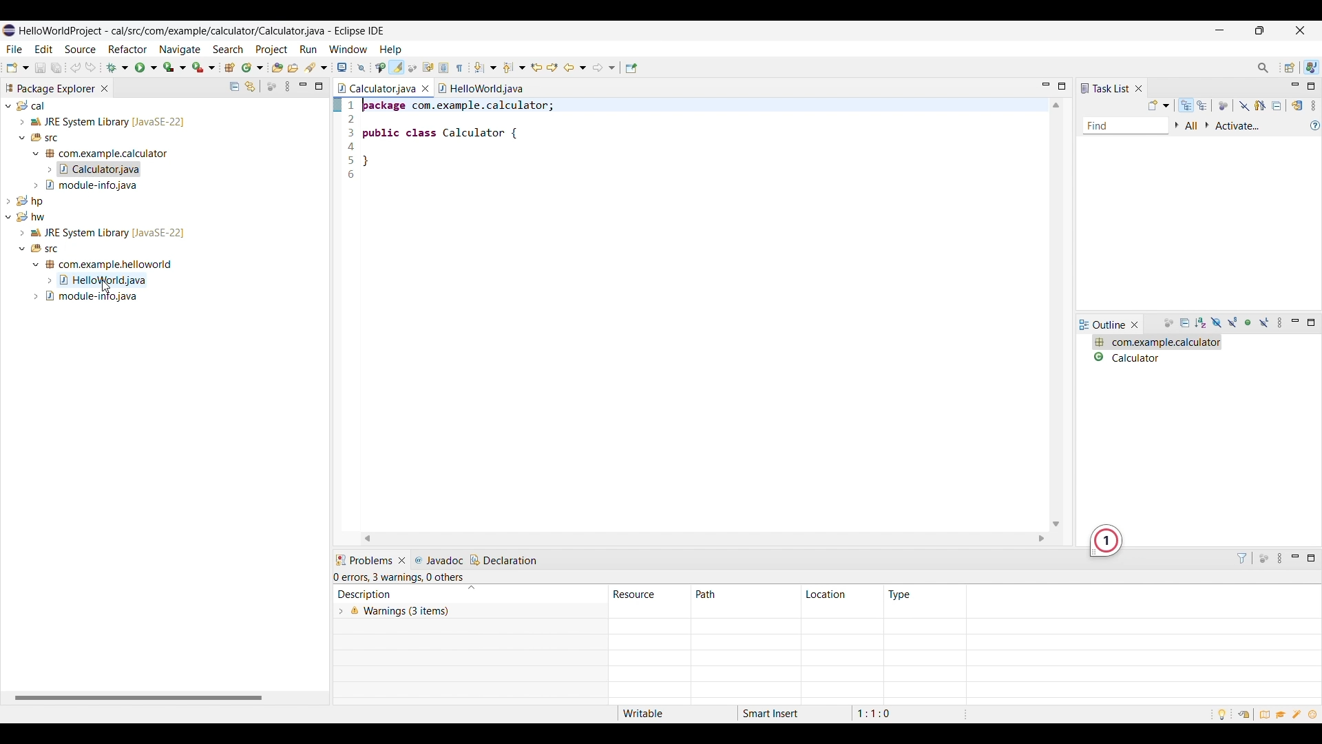  I want to click on Access commands and other items, so click(1263, 68).